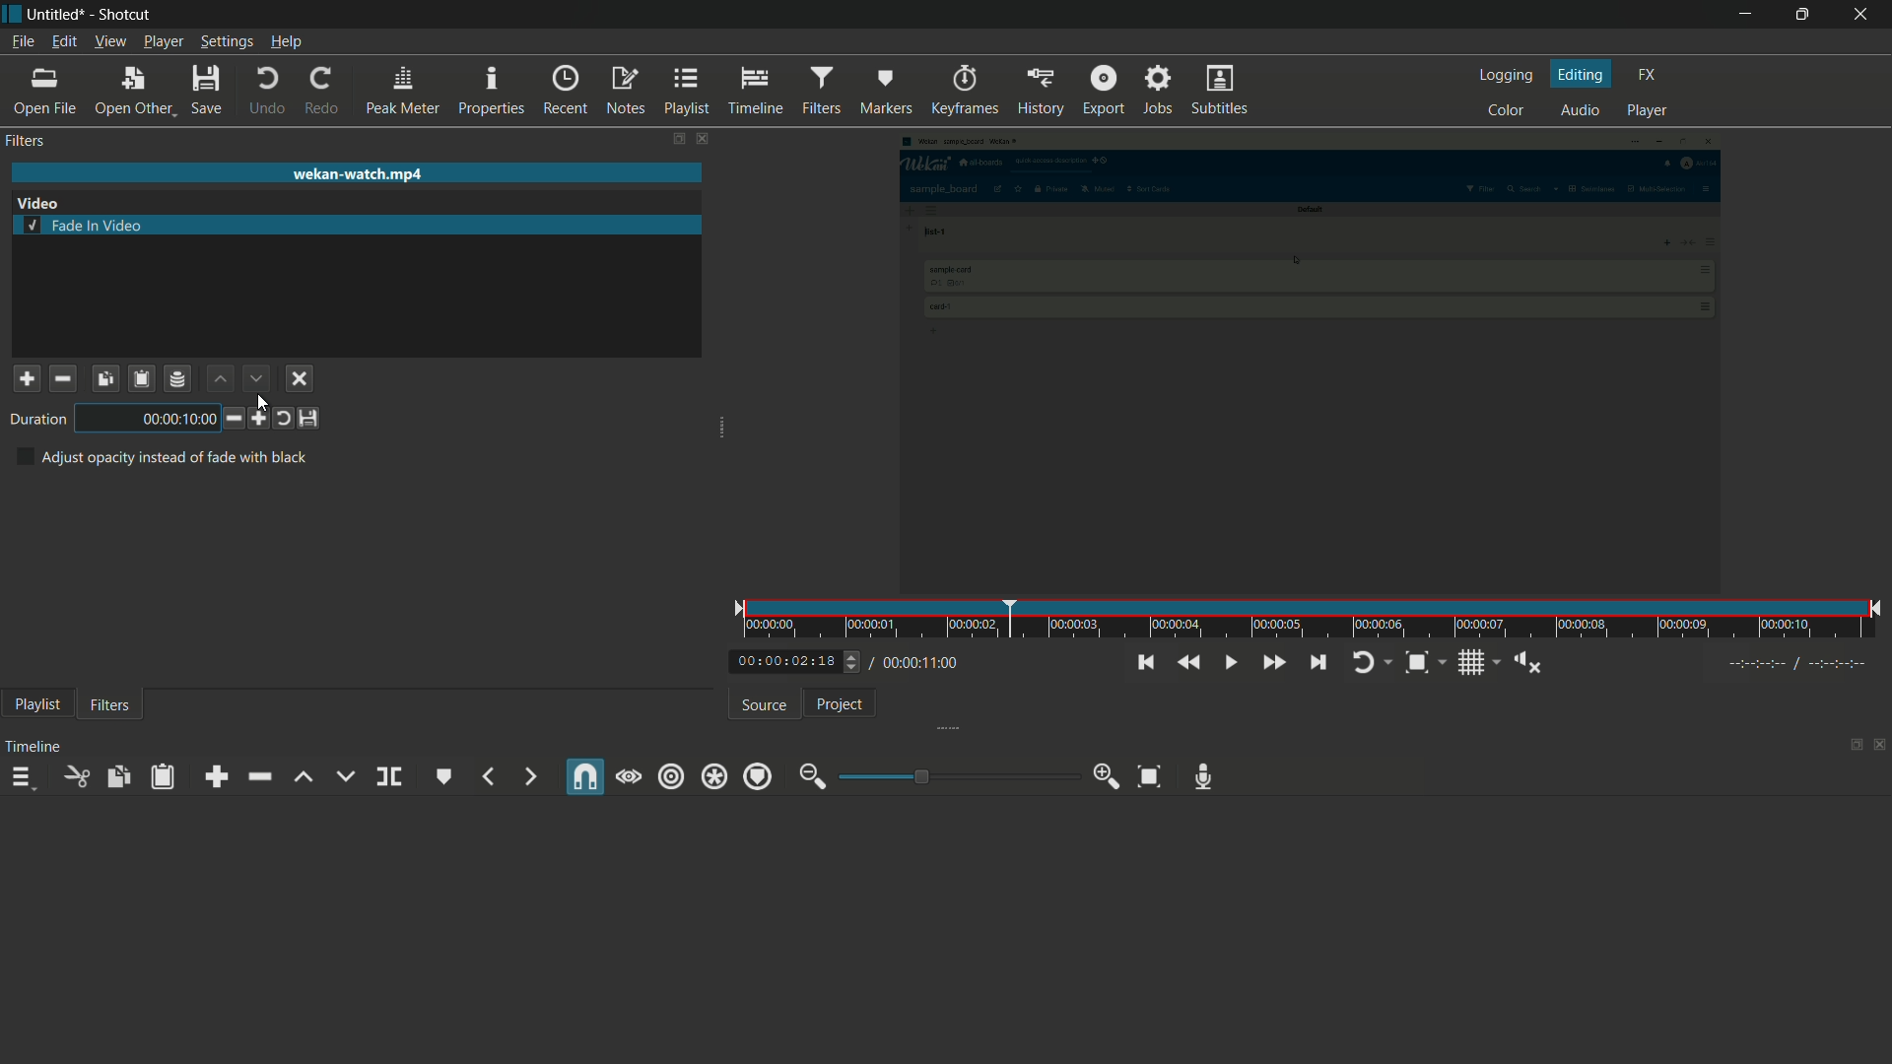 The image size is (1892, 1064). Describe the element at coordinates (1157, 91) in the screenshot. I see `jobs` at that location.